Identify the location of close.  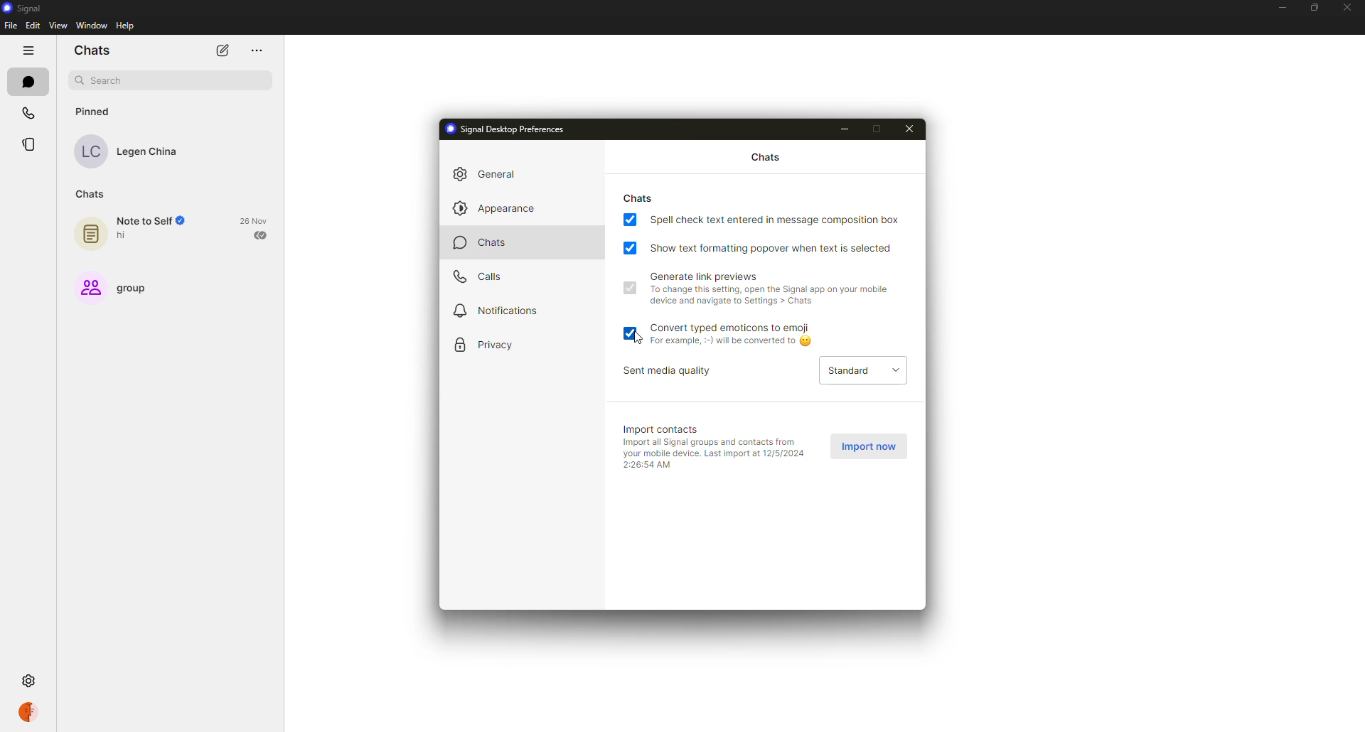
(911, 129).